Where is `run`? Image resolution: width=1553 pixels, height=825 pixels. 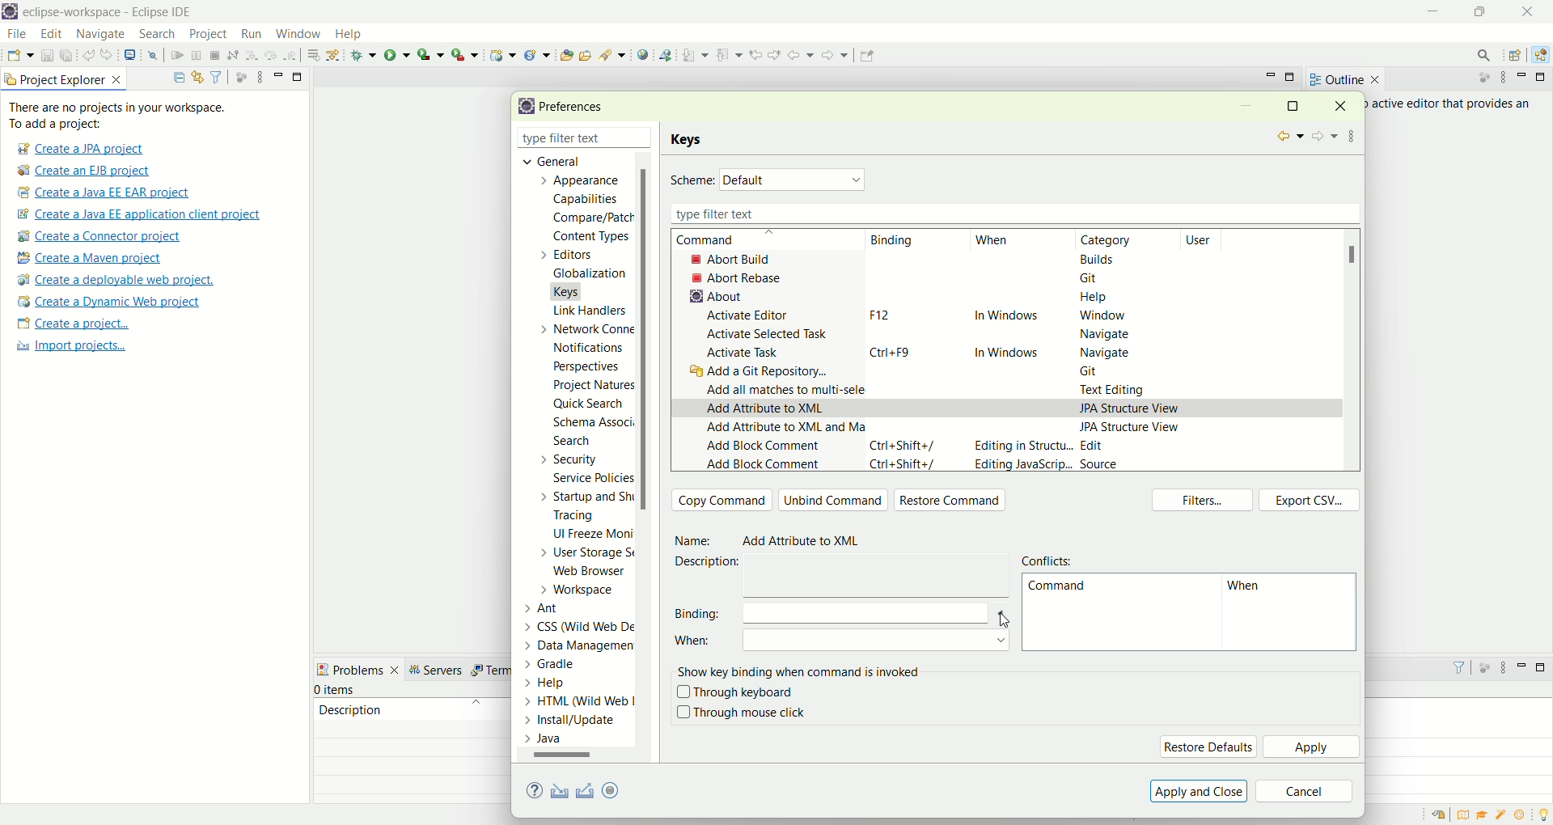
run is located at coordinates (249, 33).